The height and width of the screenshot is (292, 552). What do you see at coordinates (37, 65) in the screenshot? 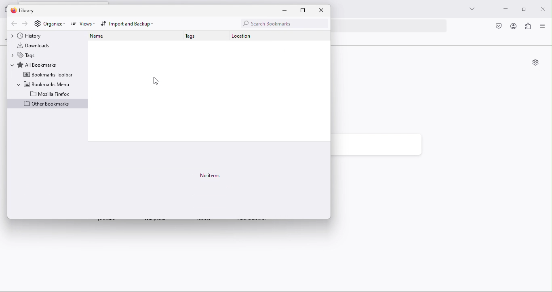
I see `all bookmarks` at bounding box center [37, 65].